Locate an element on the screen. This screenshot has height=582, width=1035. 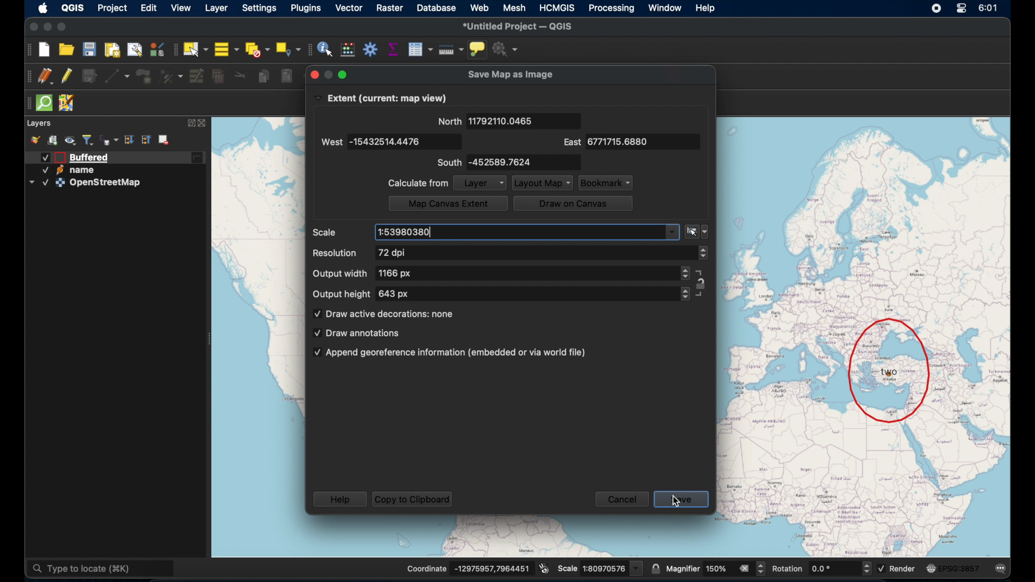
rotation input value is located at coordinates (832, 569).